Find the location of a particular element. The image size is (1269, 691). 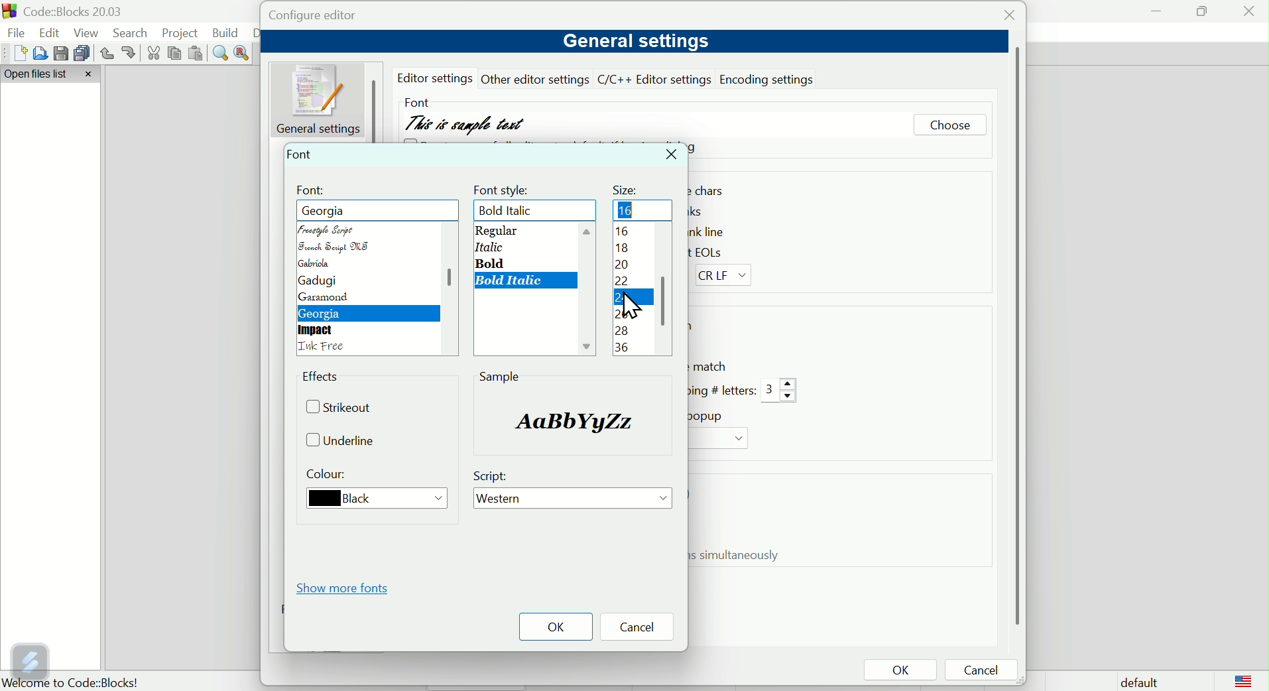

20 is located at coordinates (622, 266).